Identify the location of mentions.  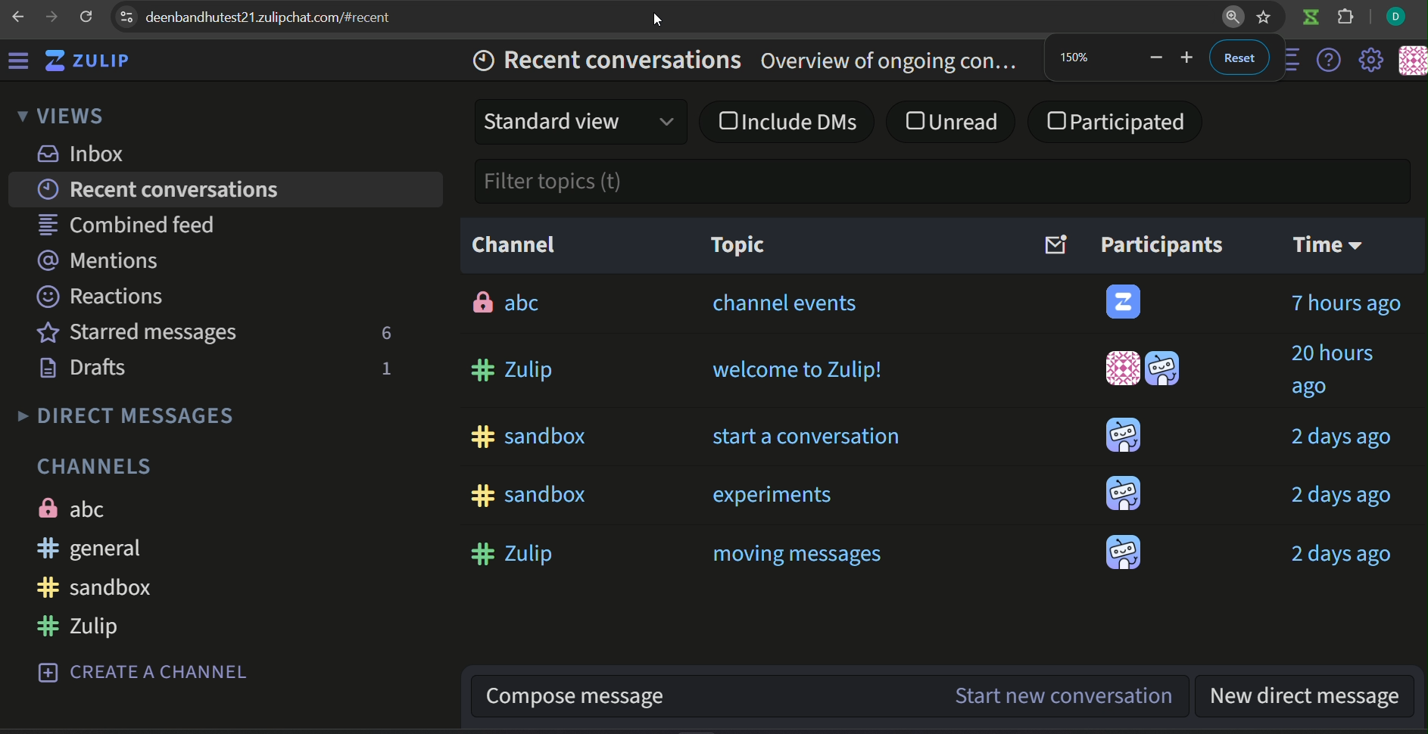
(111, 262).